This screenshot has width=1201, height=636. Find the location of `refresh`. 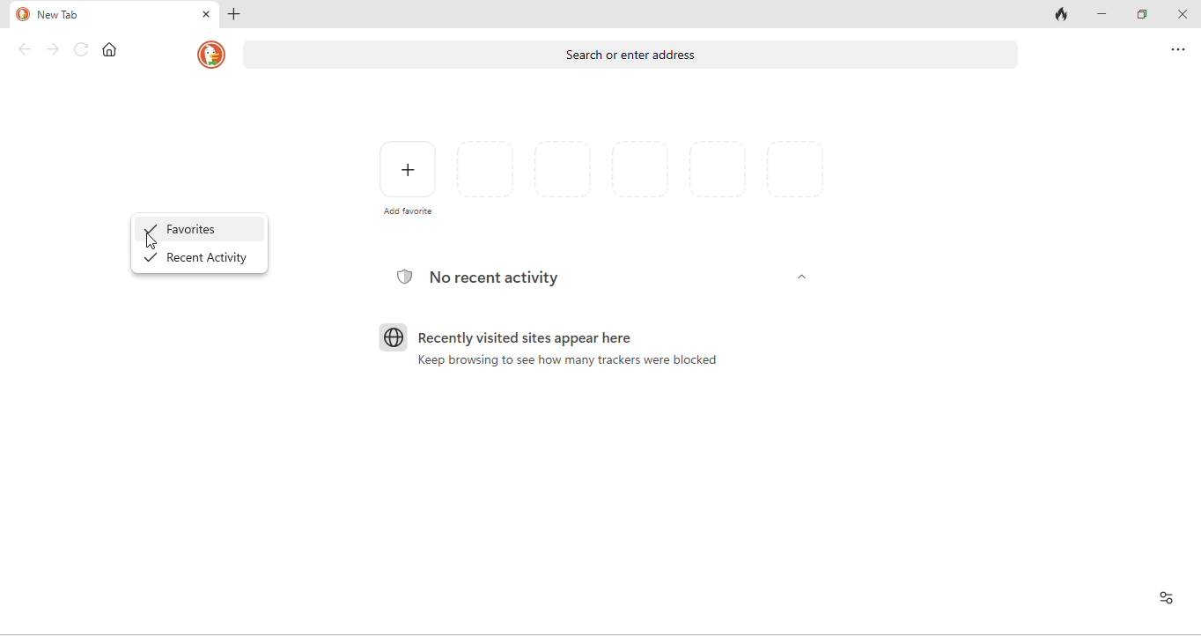

refresh is located at coordinates (83, 50).